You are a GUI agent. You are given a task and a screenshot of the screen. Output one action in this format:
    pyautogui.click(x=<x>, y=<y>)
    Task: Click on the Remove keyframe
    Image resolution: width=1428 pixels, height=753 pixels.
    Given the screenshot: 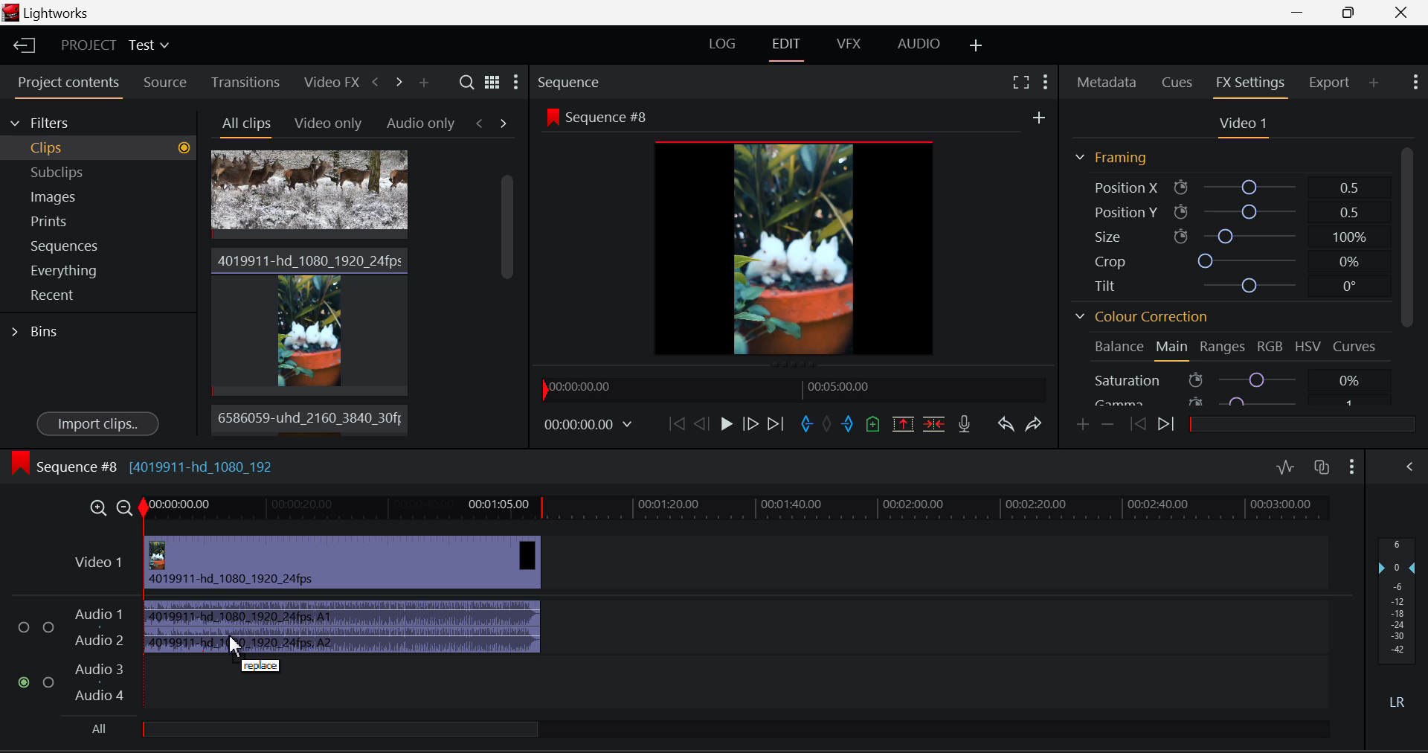 What is the action you would take?
    pyautogui.click(x=1108, y=426)
    